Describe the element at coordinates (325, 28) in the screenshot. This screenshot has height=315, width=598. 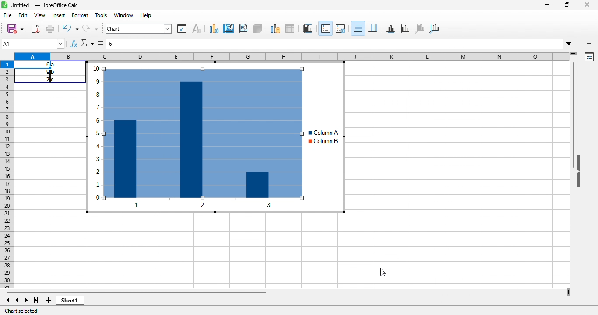
I see `legend` at that location.